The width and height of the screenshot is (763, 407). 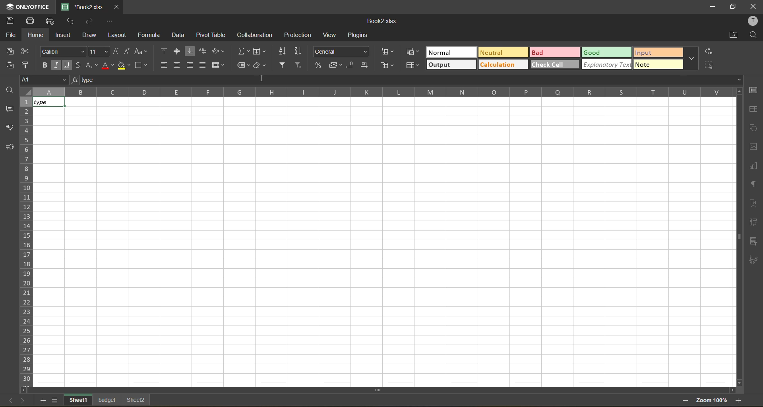 What do you see at coordinates (753, 109) in the screenshot?
I see `table` at bounding box center [753, 109].